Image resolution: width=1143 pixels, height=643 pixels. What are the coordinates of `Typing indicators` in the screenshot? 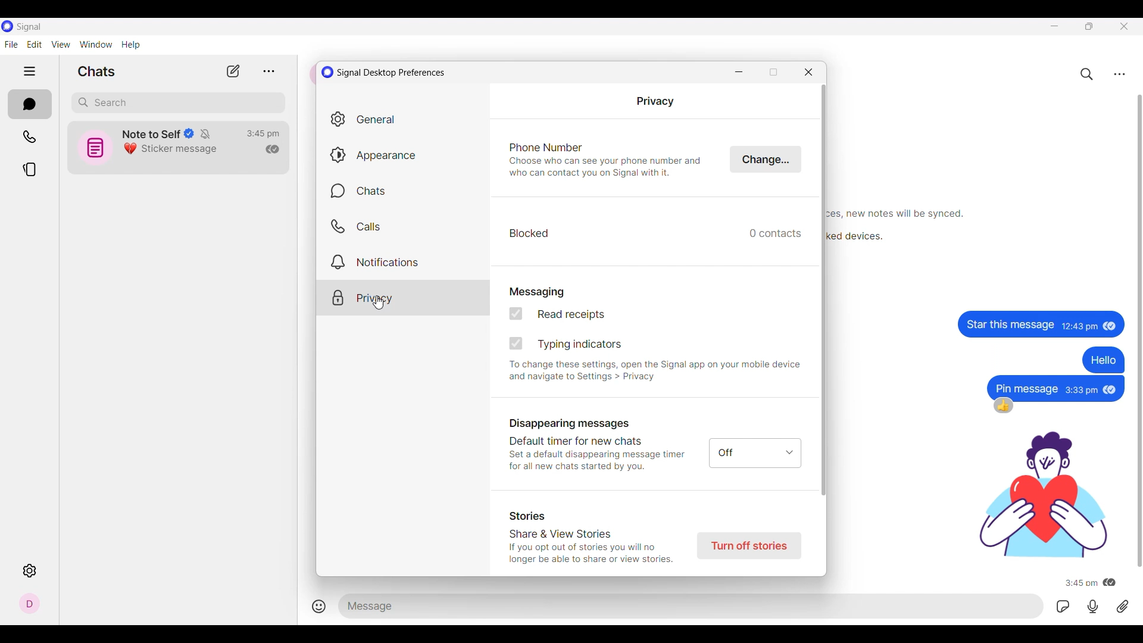 It's located at (566, 343).